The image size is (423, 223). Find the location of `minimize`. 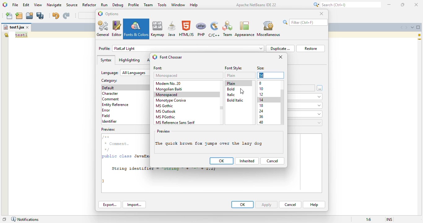

minimize is located at coordinates (389, 4).